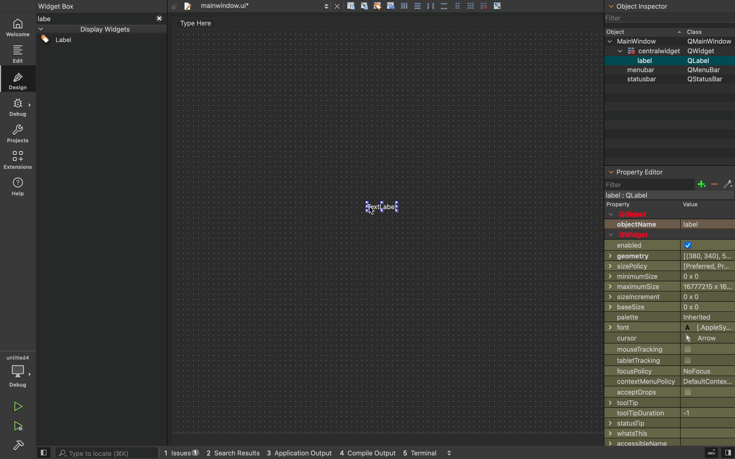 The width and height of the screenshot is (735, 459). What do you see at coordinates (385, 226) in the screenshot?
I see `` at bounding box center [385, 226].